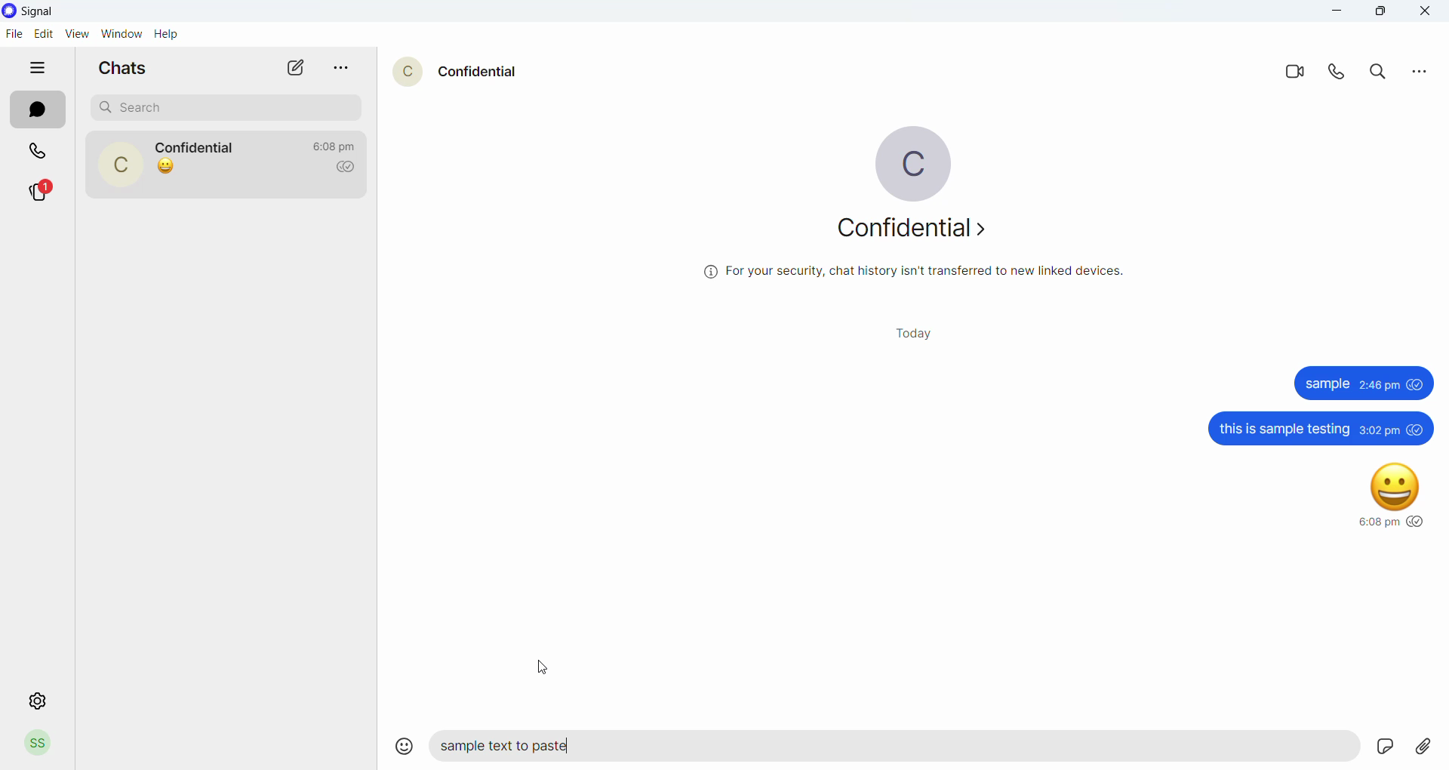  I want to click on view, so click(78, 33).